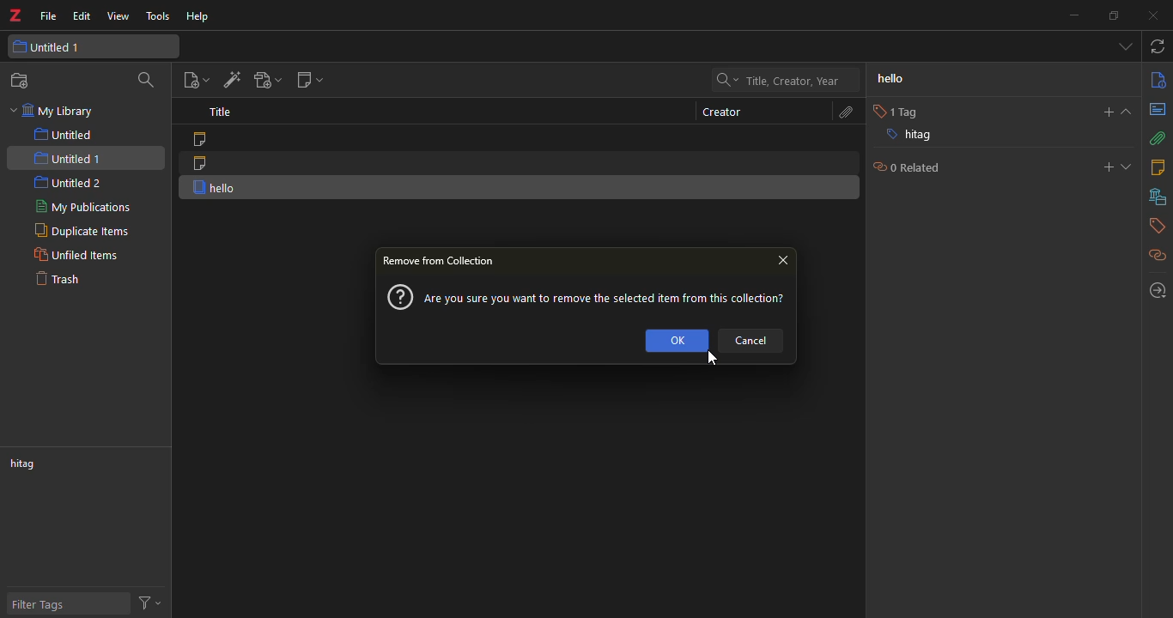  Describe the element at coordinates (263, 79) in the screenshot. I see `add attachment` at that location.